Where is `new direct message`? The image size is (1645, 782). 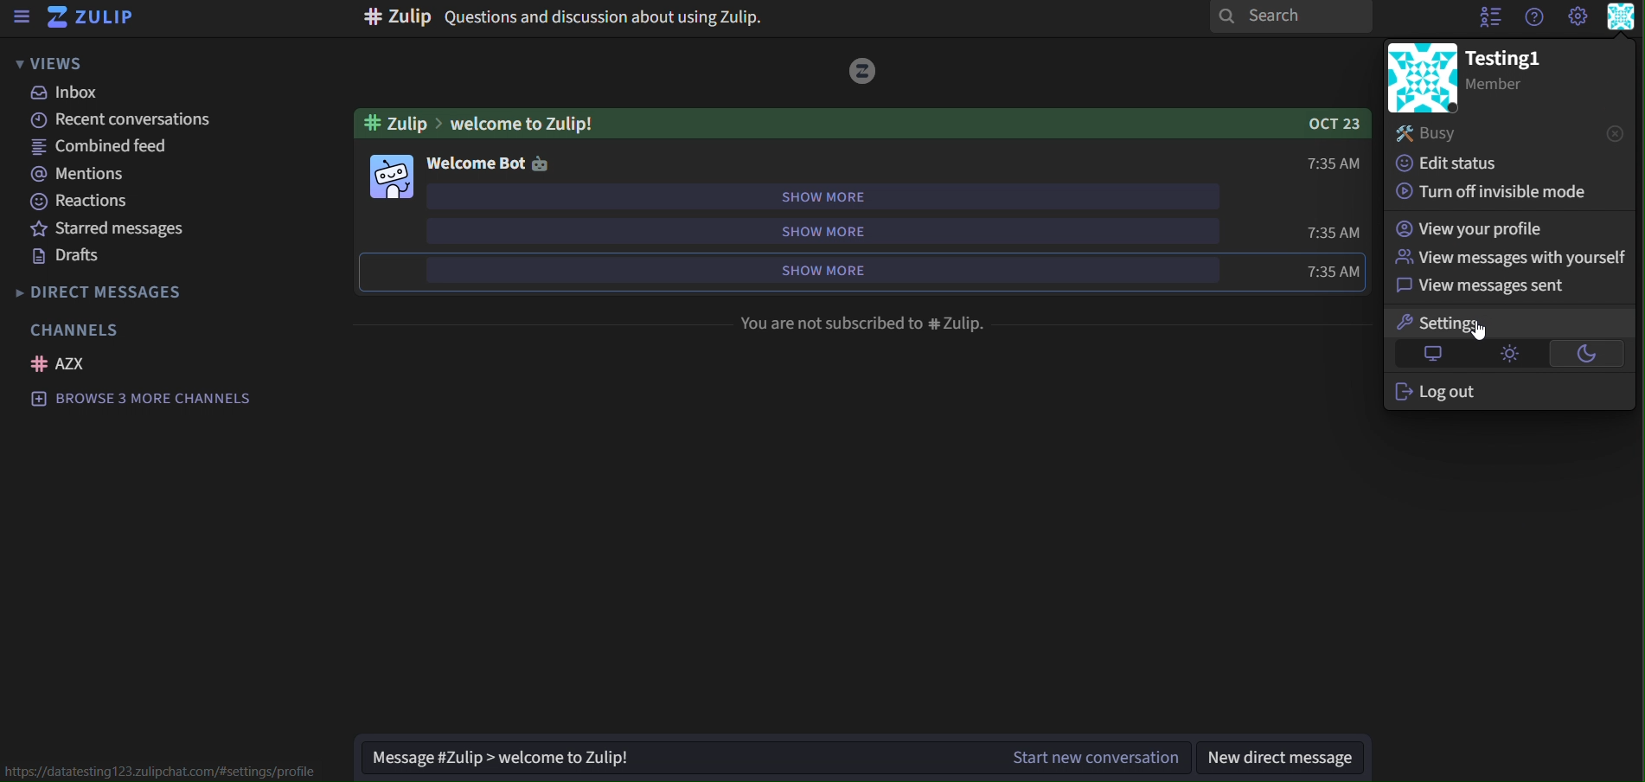 new direct message is located at coordinates (1288, 757).